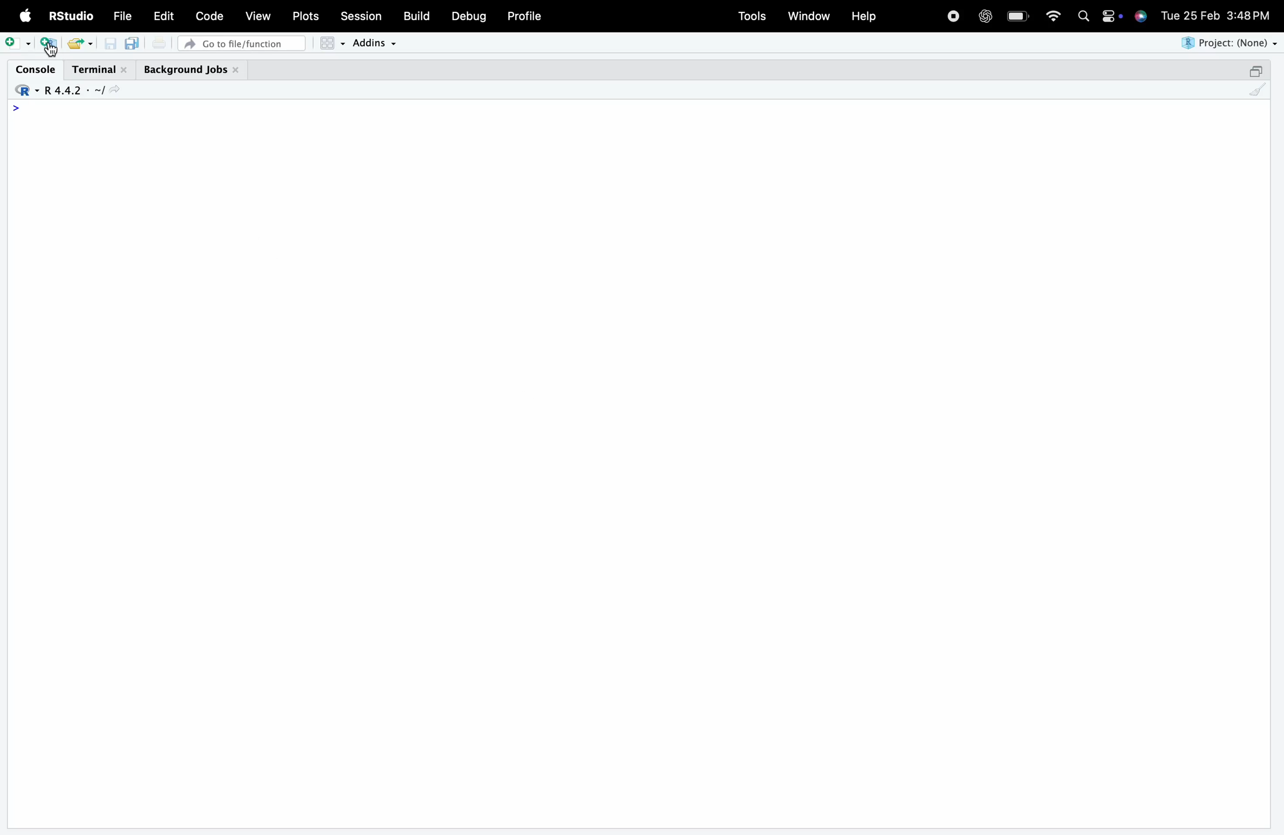 Image resolution: width=1284 pixels, height=835 pixels. I want to click on Go to file/function, so click(241, 44).